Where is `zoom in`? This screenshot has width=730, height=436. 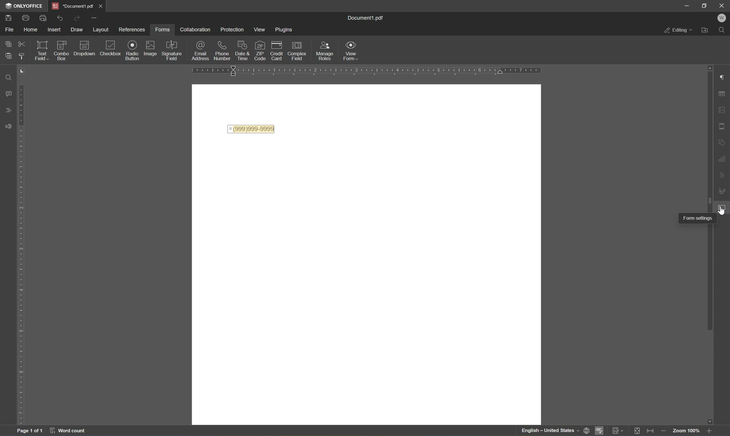 zoom in is located at coordinates (711, 432).